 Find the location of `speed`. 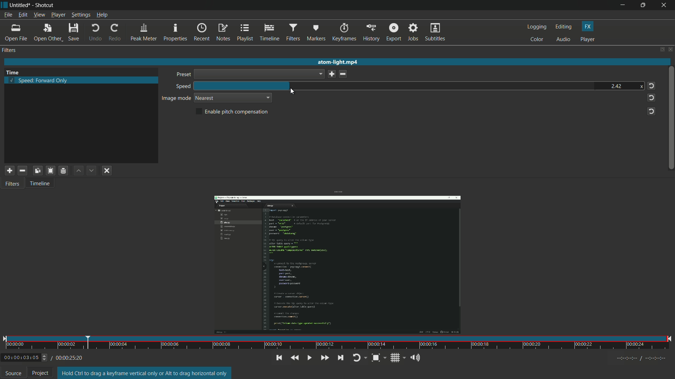

speed is located at coordinates (182, 87).